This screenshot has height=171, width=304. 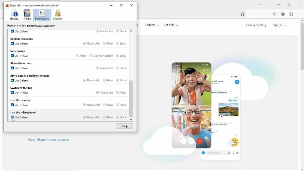 What do you see at coordinates (207, 108) in the screenshot?
I see `Videocall/chat` at bounding box center [207, 108].